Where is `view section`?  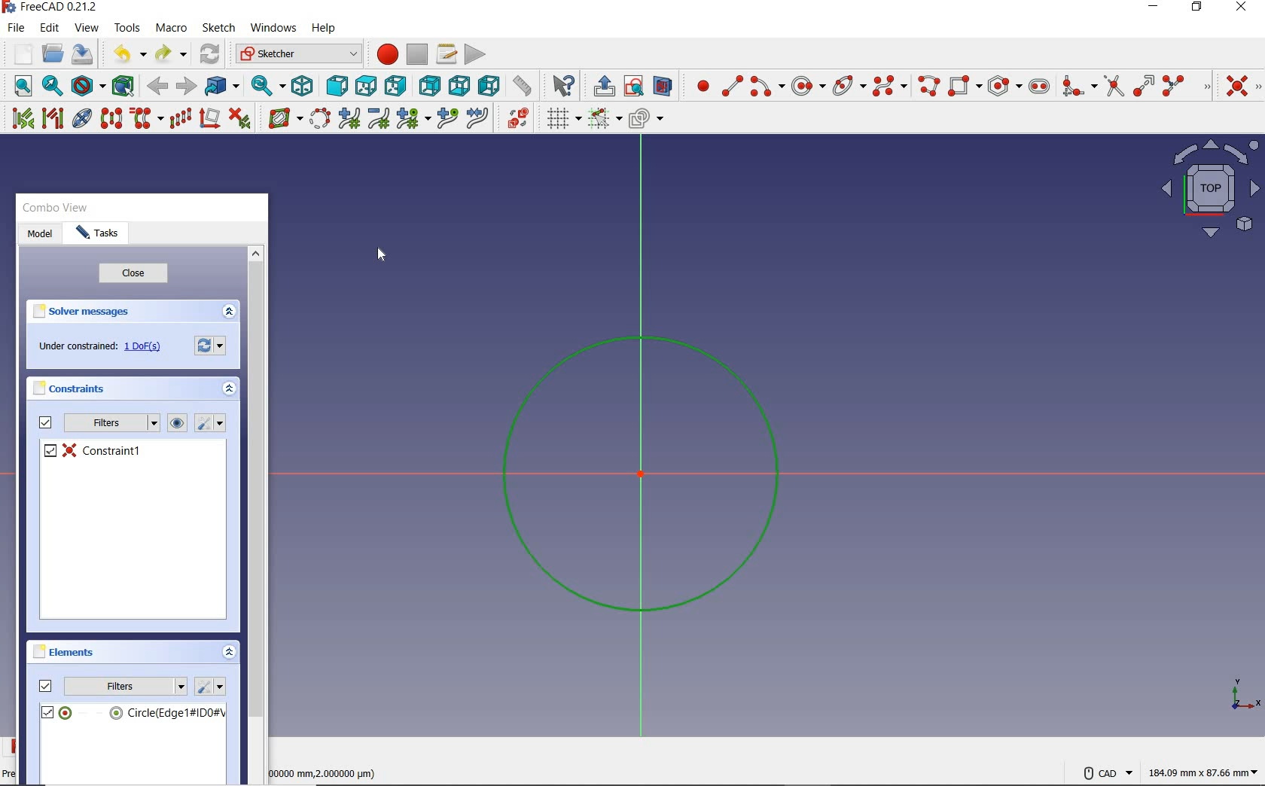
view section is located at coordinates (663, 85).